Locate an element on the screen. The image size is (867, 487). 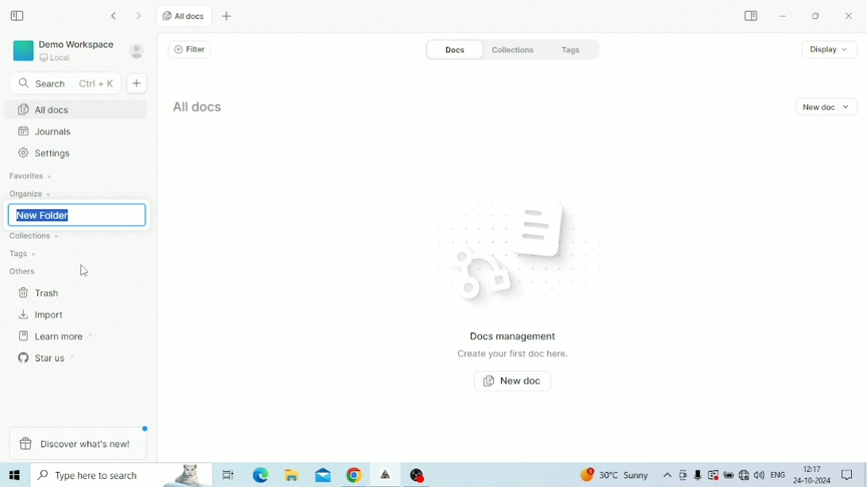
Account is located at coordinates (137, 51).